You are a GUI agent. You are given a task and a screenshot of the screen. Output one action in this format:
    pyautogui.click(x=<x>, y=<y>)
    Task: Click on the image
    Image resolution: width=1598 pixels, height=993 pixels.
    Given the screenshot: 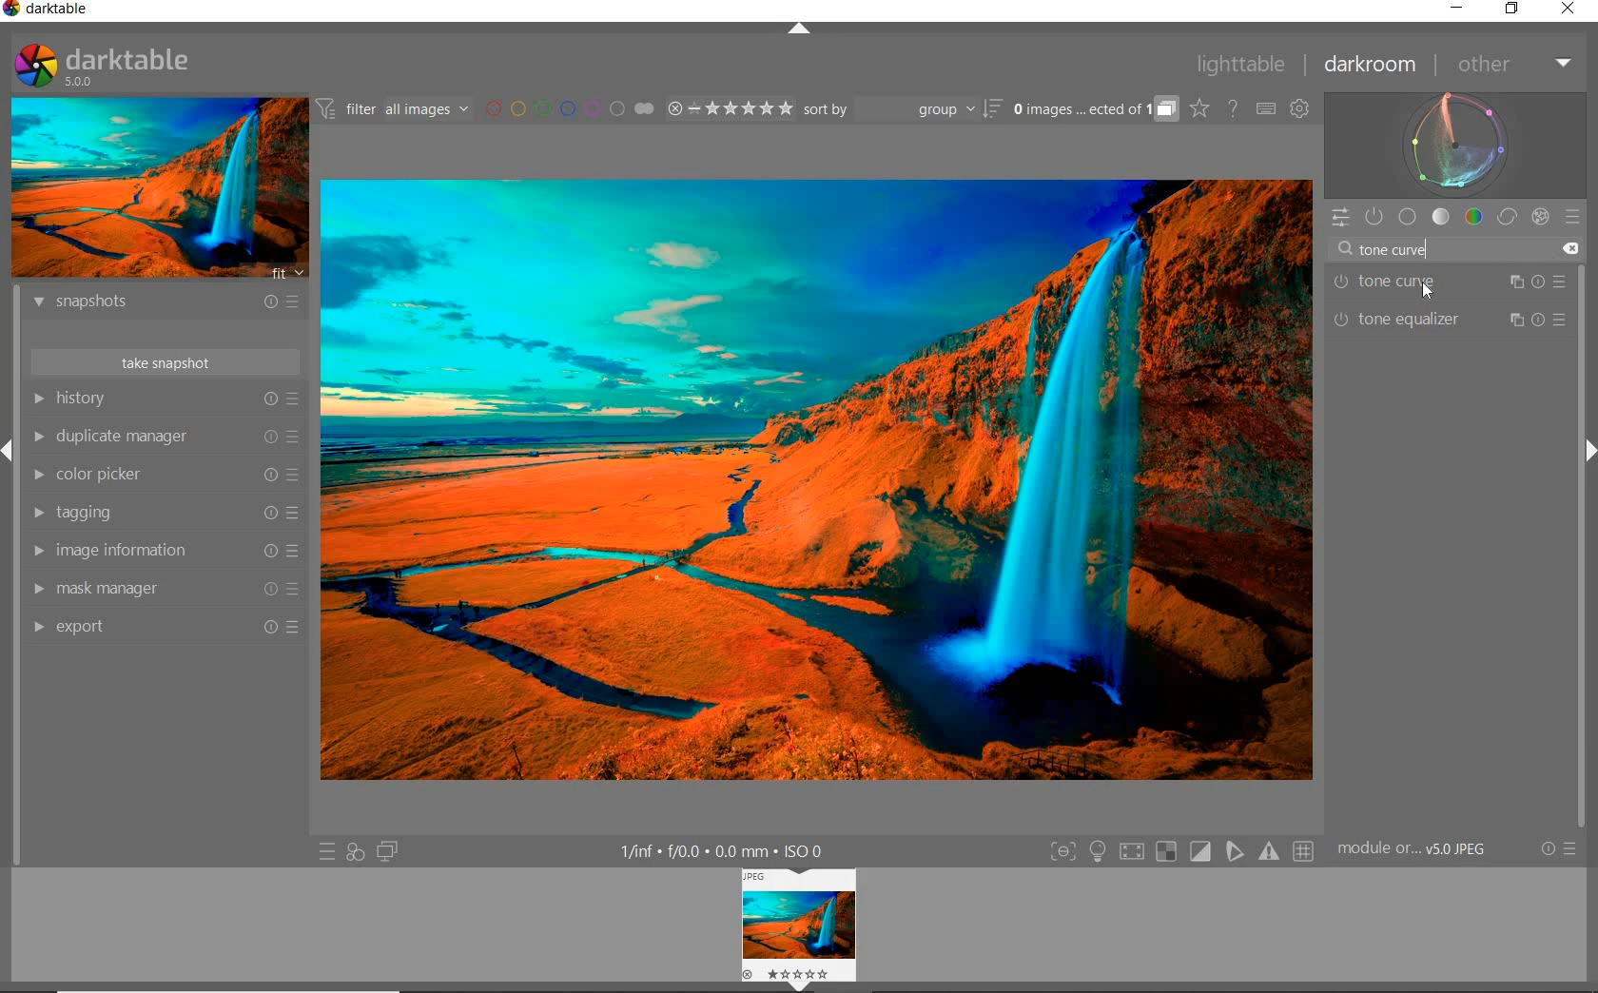 What is the action you would take?
    pyautogui.click(x=796, y=924)
    